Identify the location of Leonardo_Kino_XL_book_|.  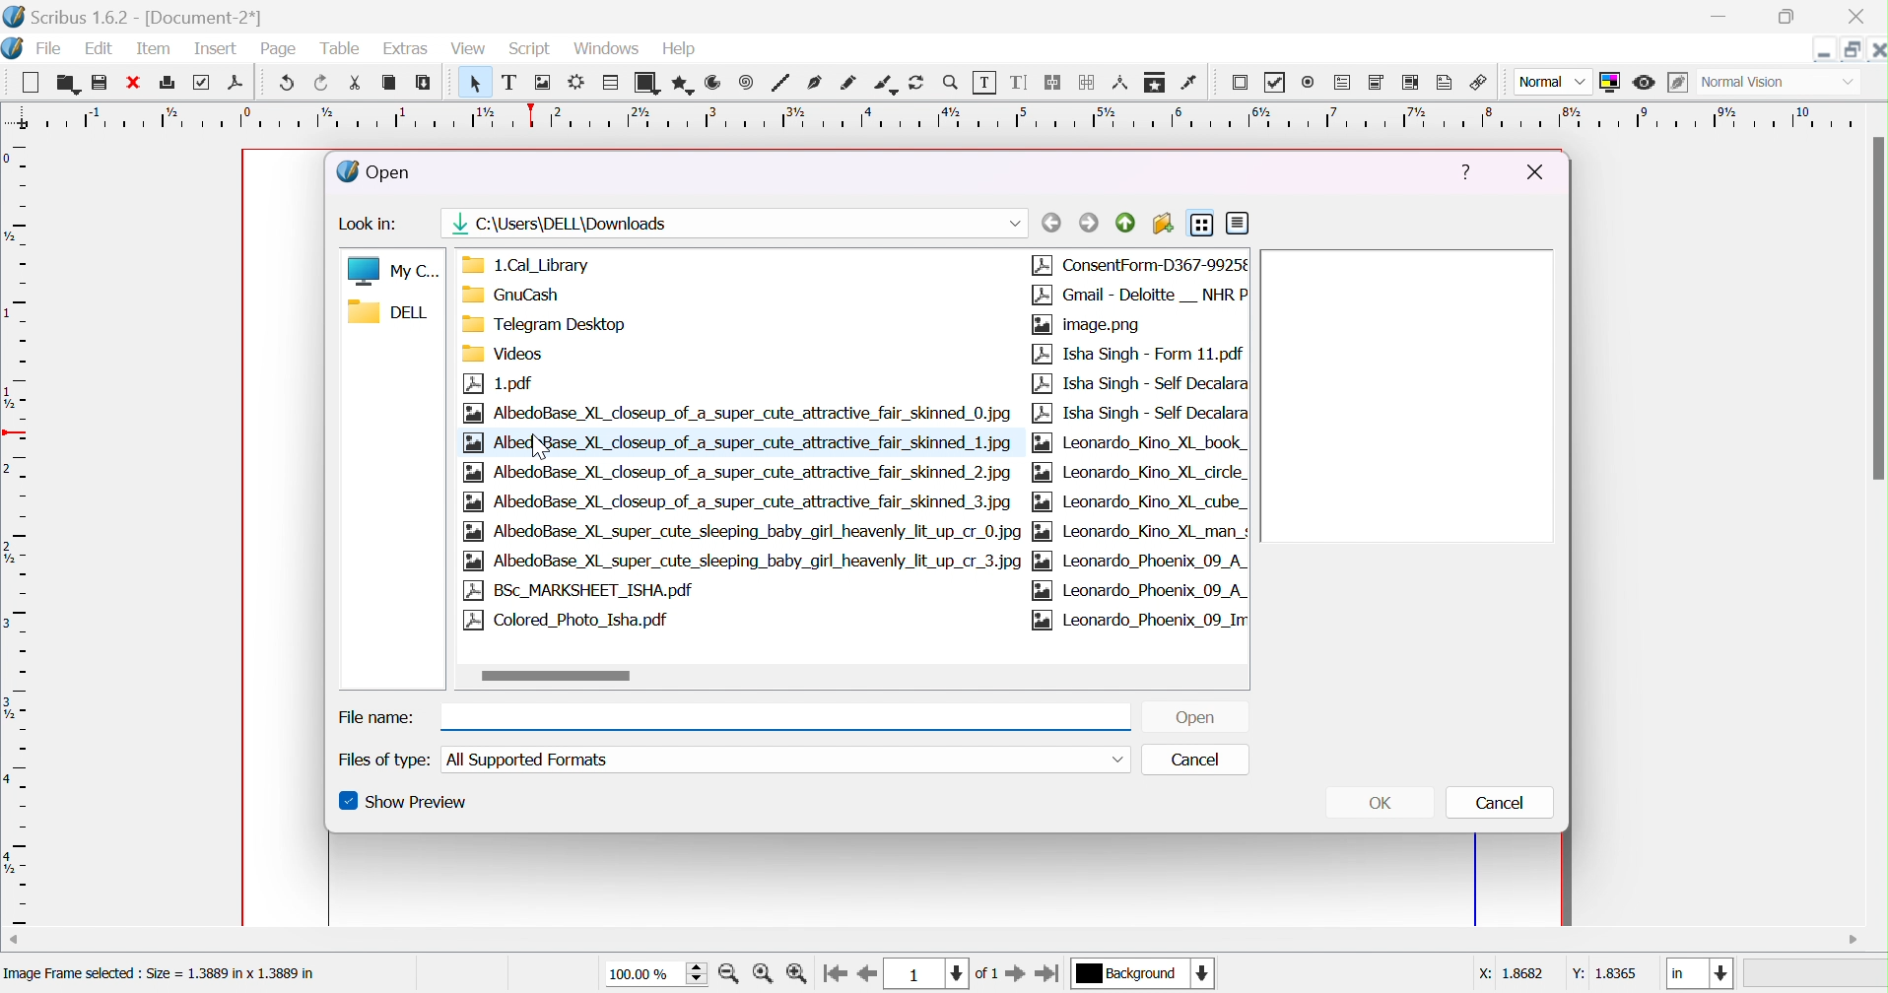
(1143, 442).